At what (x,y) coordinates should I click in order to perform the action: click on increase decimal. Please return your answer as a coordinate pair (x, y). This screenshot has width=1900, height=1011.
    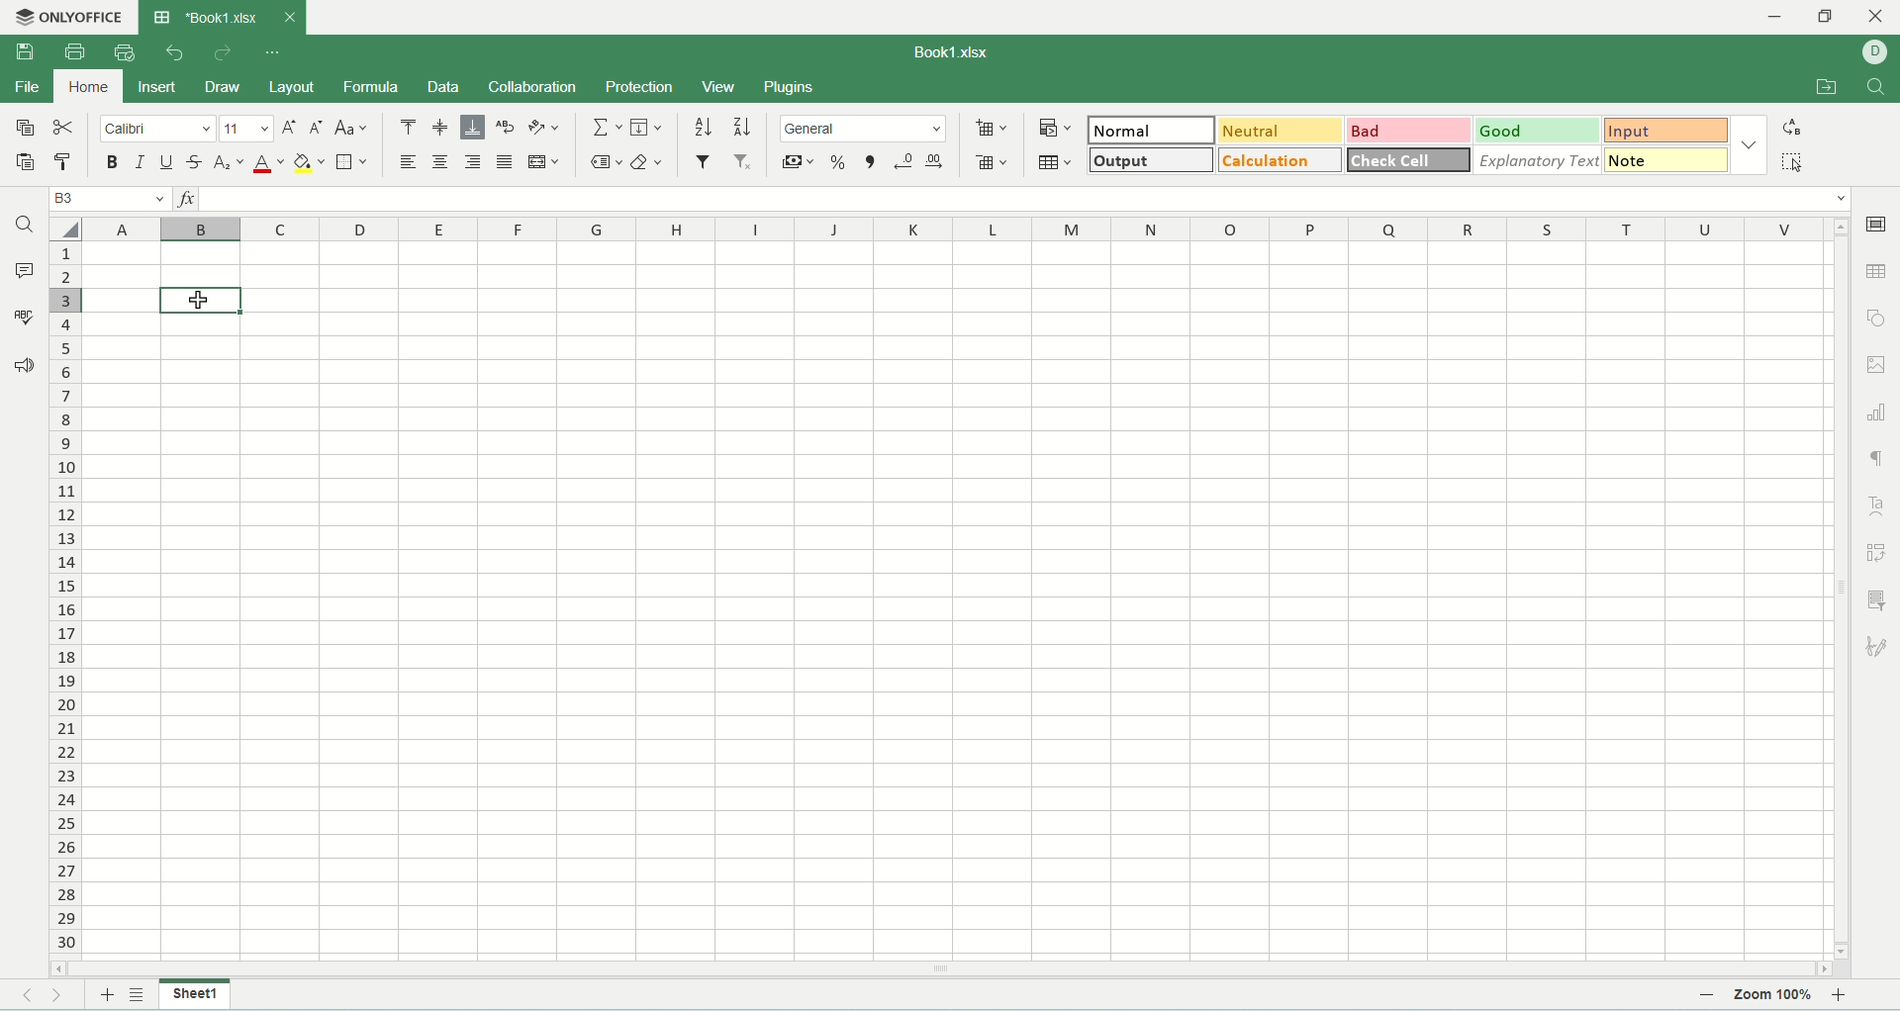
    Looking at the image, I should click on (937, 162).